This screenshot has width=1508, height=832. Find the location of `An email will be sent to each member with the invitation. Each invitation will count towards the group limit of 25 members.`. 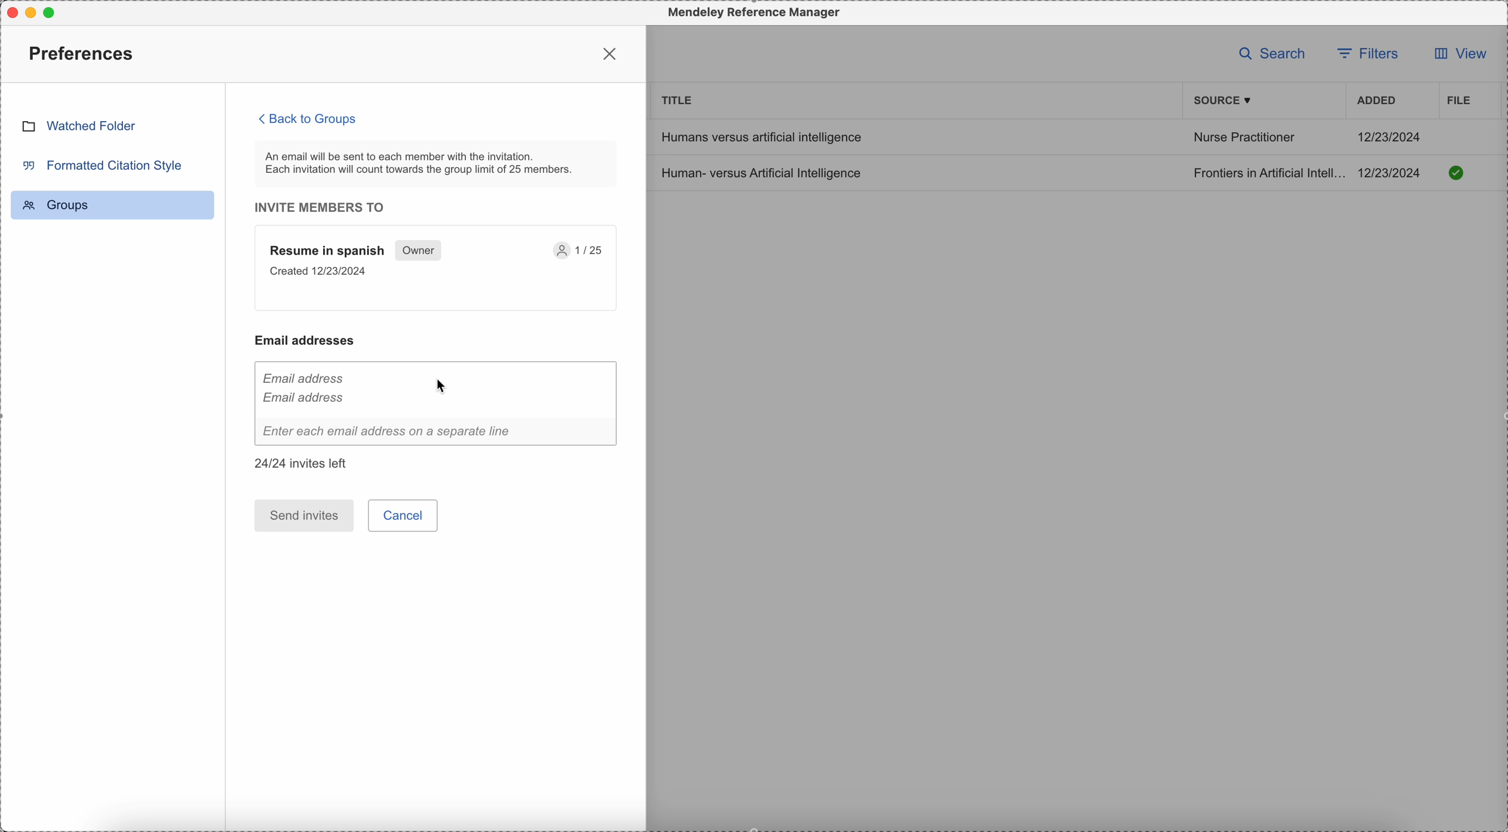

An email will be sent to each member with the invitation. Each invitation will count towards the group limit of 25 members. is located at coordinates (437, 163).